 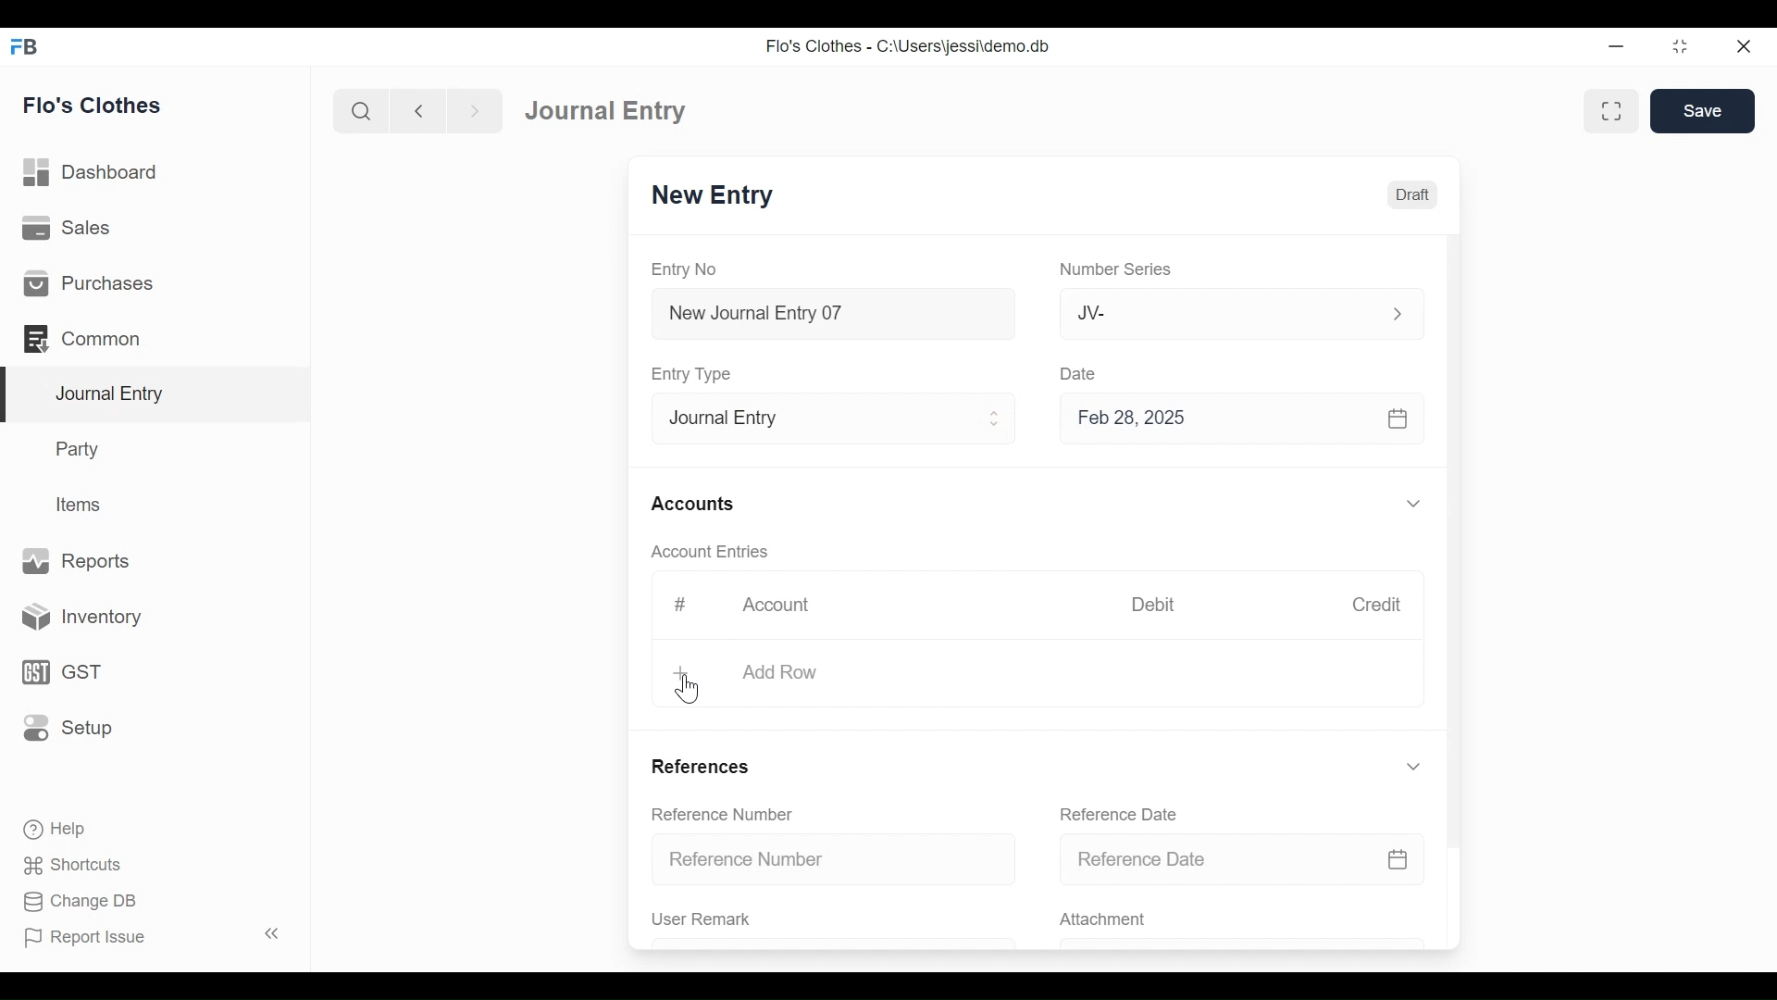 What do you see at coordinates (25, 47) in the screenshot?
I see `Frappe Books Desktop Icon` at bounding box center [25, 47].